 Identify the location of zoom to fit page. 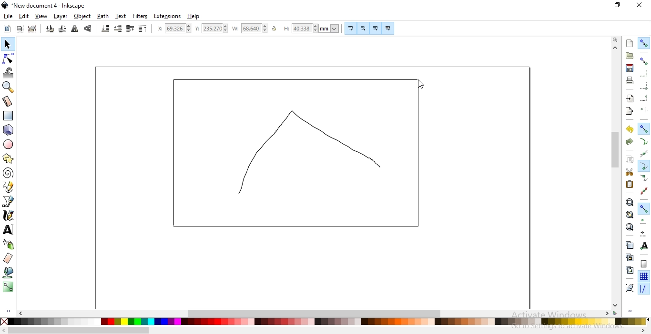
(629, 227).